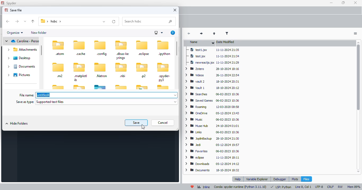 Image resolution: width=362 pixels, height=190 pixels. What do you see at coordinates (356, 3) in the screenshot?
I see `close` at bounding box center [356, 3].